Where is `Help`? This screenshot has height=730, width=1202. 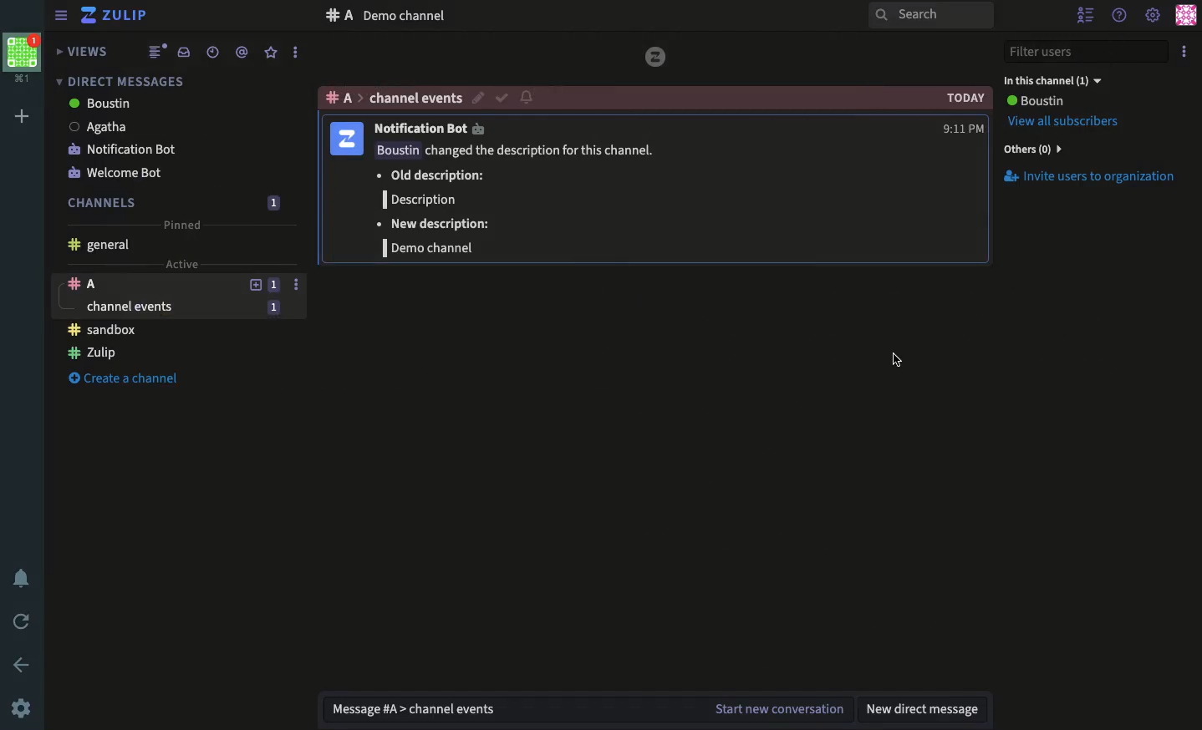 Help is located at coordinates (1120, 15).